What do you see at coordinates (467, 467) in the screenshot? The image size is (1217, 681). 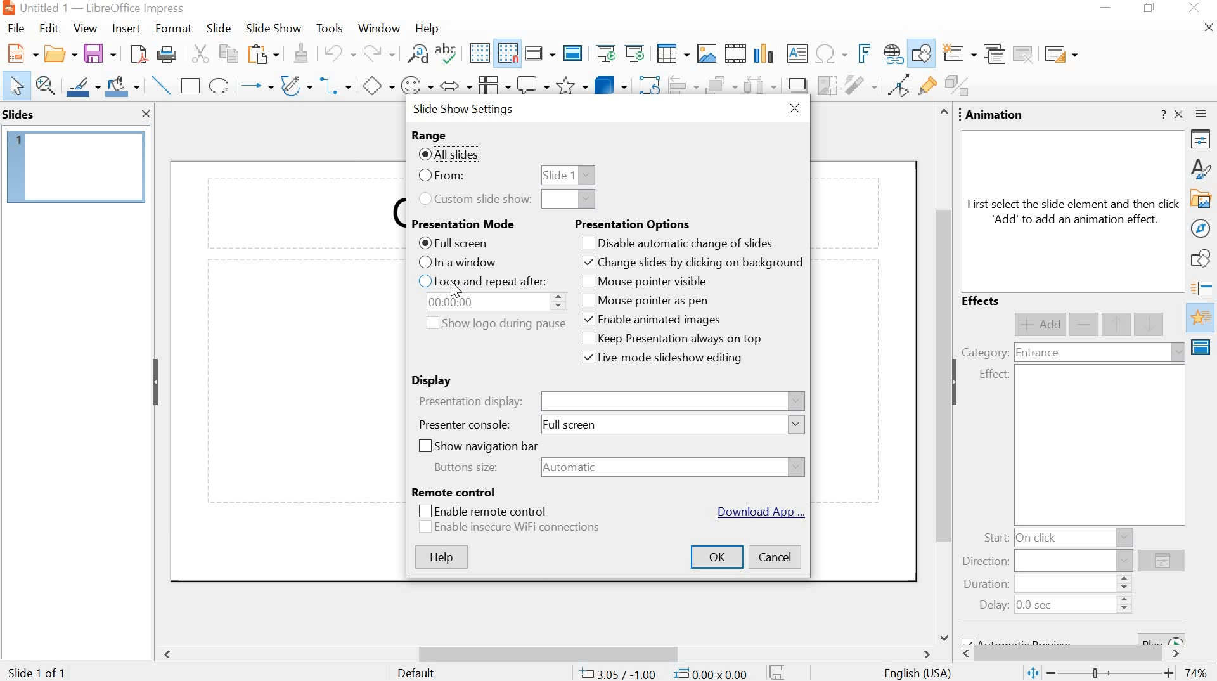 I see `buttons size` at bounding box center [467, 467].